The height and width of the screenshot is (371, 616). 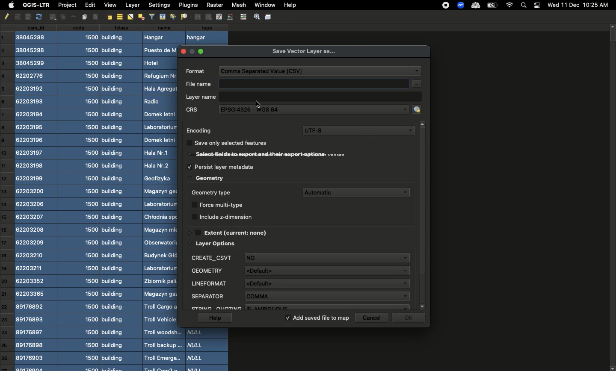 What do you see at coordinates (299, 256) in the screenshot?
I see `Description` at bounding box center [299, 256].